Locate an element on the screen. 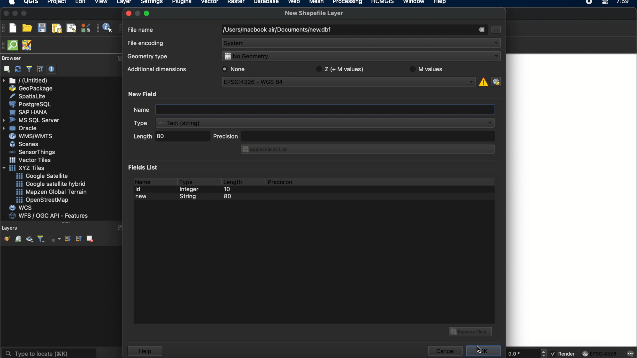 This screenshot has height=358, width=637. No Geometry is located at coordinates (360, 57).